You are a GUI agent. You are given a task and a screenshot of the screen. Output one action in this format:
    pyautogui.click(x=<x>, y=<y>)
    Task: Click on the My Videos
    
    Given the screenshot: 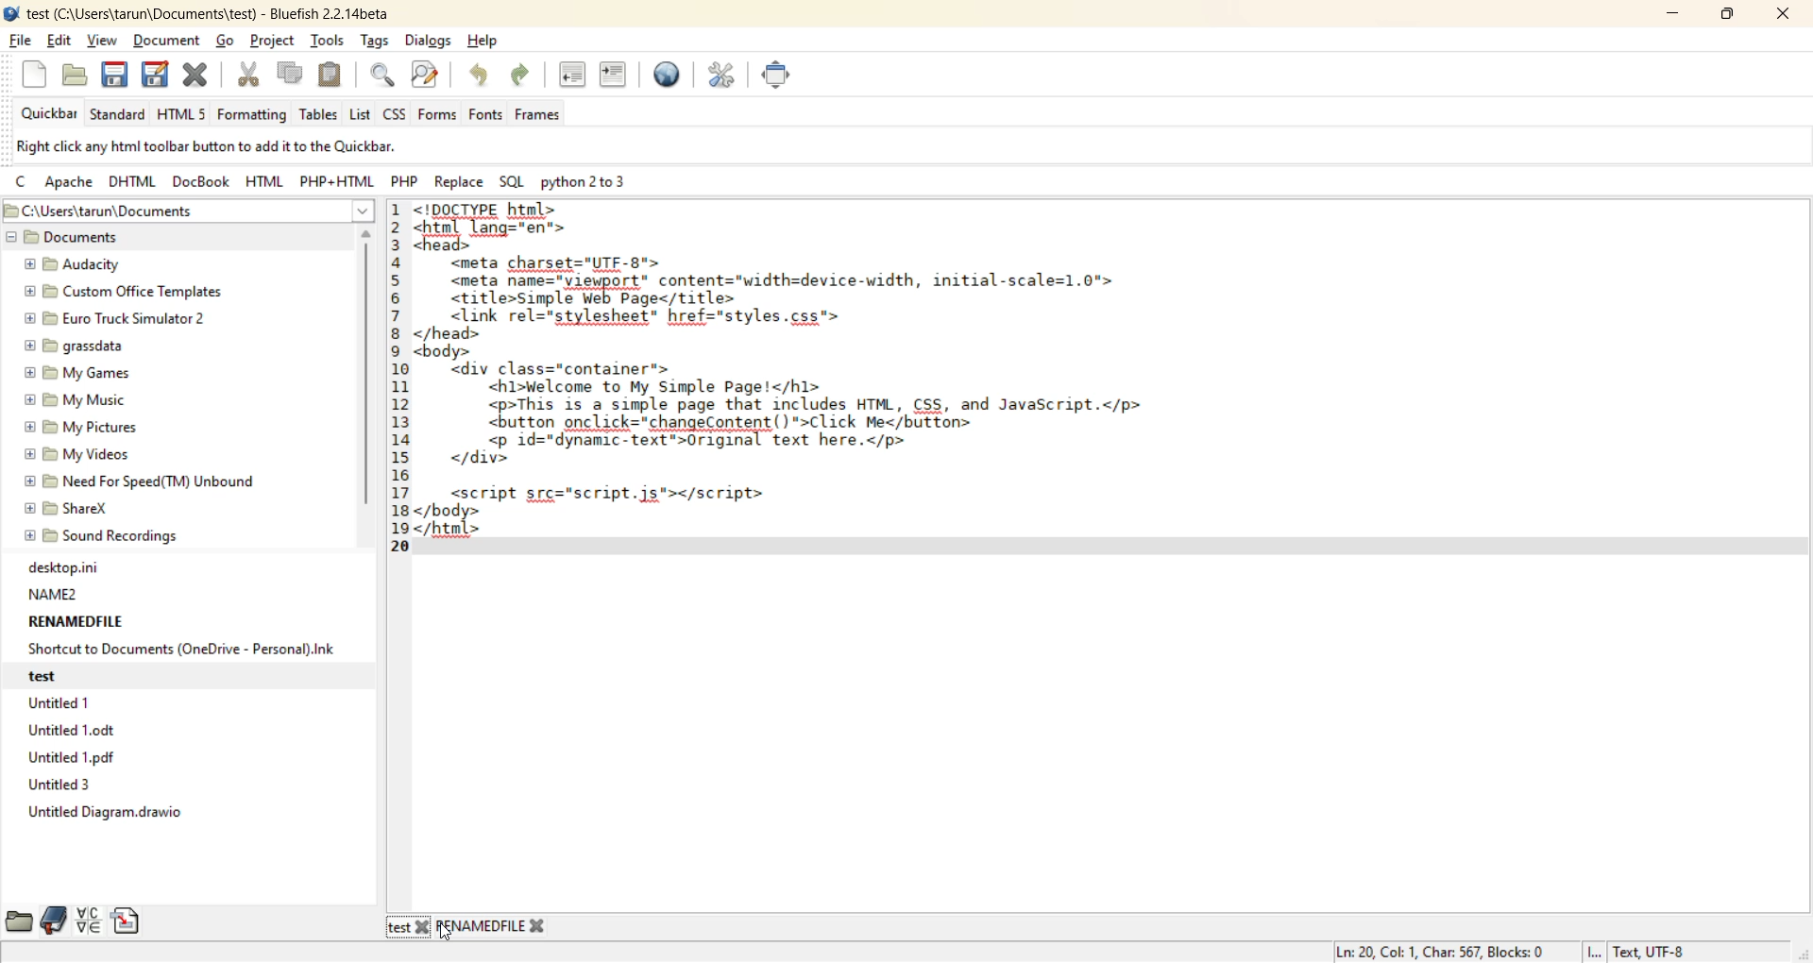 What is the action you would take?
    pyautogui.click(x=72, y=452)
    